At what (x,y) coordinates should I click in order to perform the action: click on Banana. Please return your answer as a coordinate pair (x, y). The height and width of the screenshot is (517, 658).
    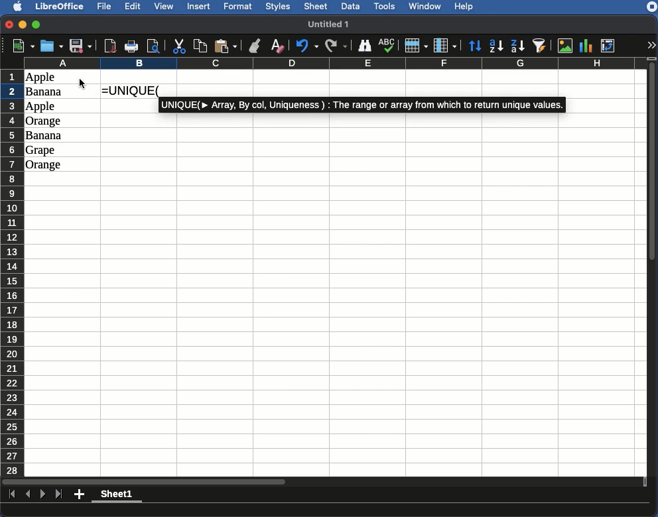
    Looking at the image, I should click on (47, 92).